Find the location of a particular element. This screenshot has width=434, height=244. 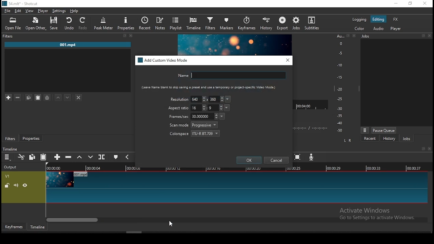

open file is located at coordinates (13, 24).